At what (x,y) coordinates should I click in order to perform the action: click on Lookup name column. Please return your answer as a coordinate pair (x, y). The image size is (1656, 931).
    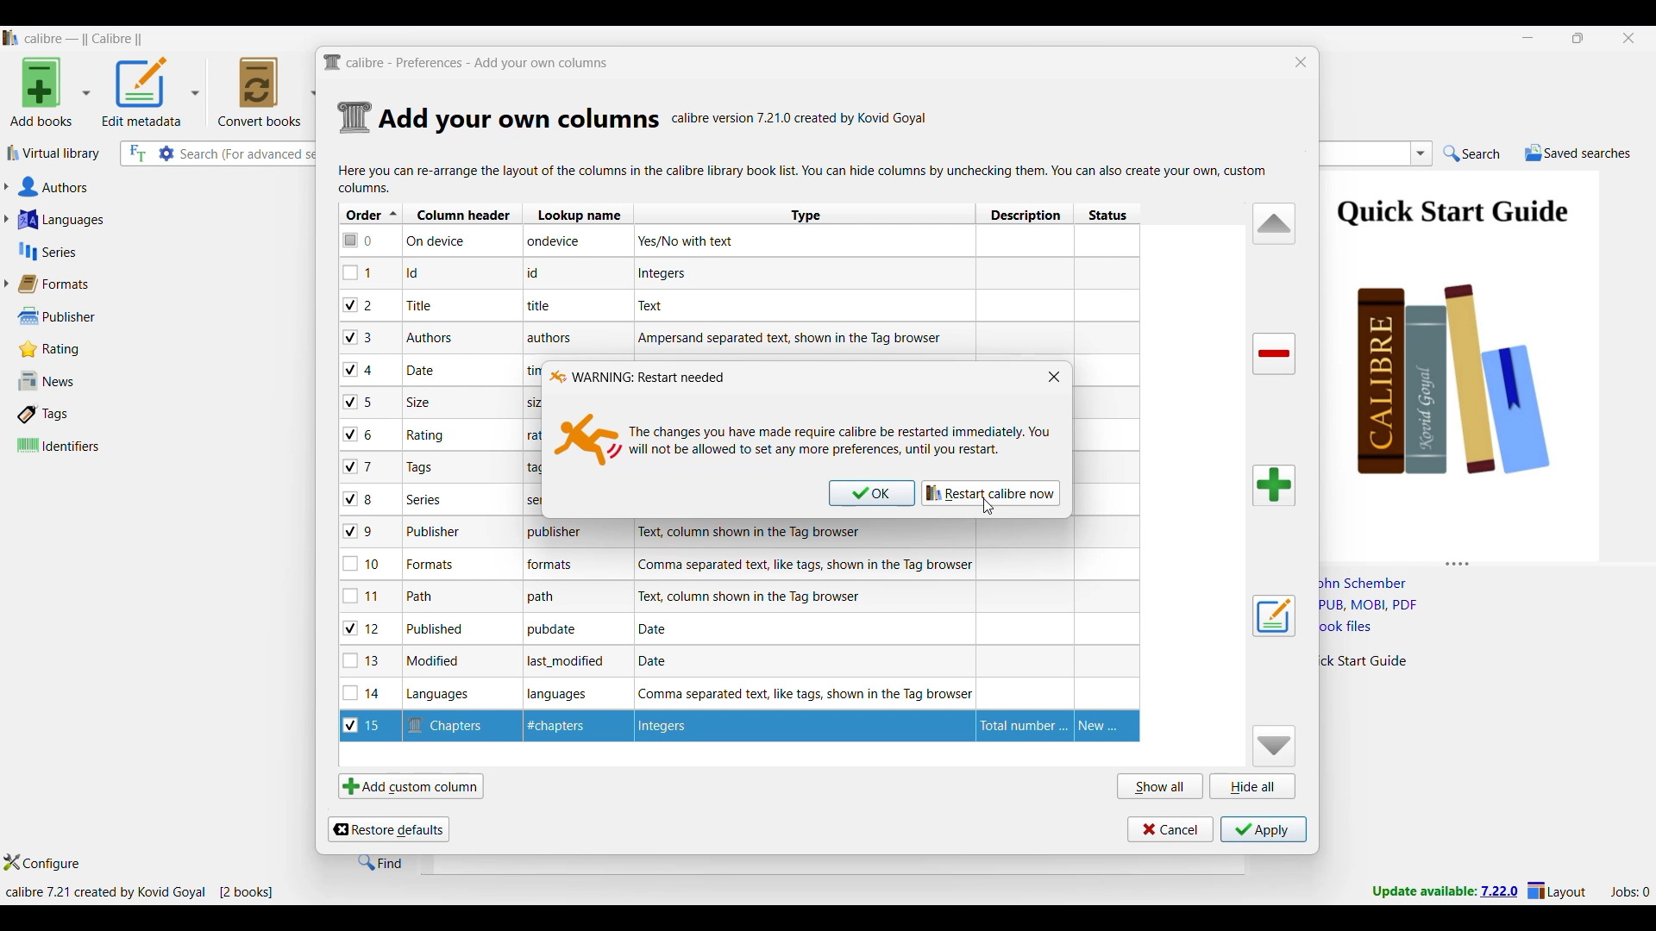
    Looking at the image, I should click on (577, 213).